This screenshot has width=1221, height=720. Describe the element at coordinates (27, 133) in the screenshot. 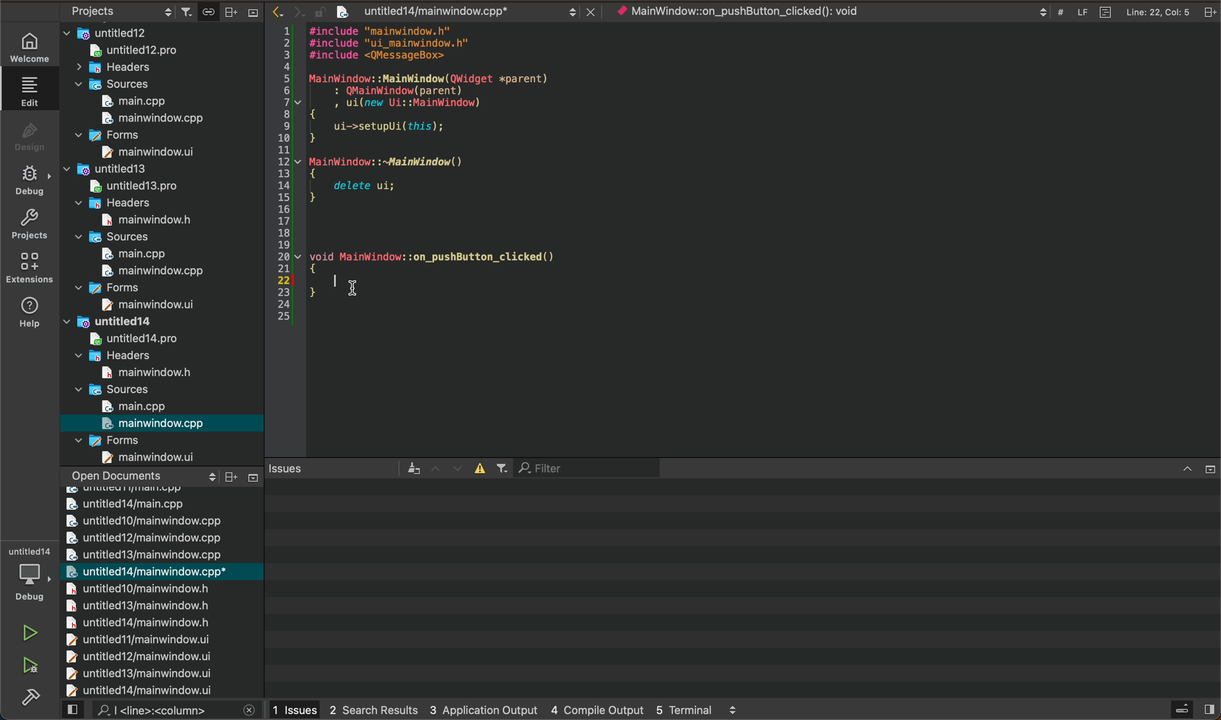

I see `DESIGN` at that location.